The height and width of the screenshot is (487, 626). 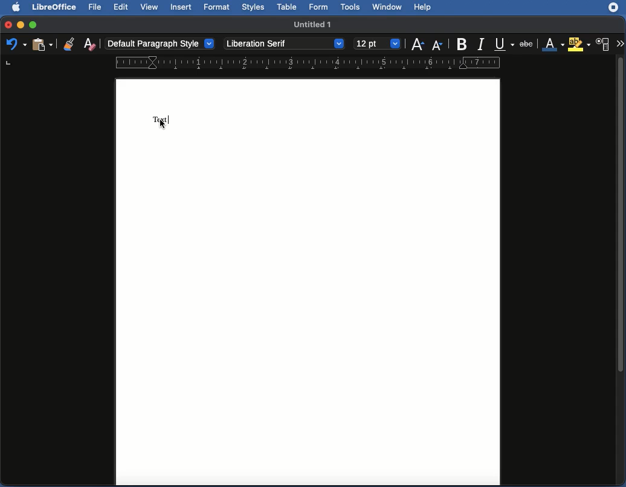 What do you see at coordinates (350, 8) in the screenshot?
I see `Tools` at bounding box center [350, 8].